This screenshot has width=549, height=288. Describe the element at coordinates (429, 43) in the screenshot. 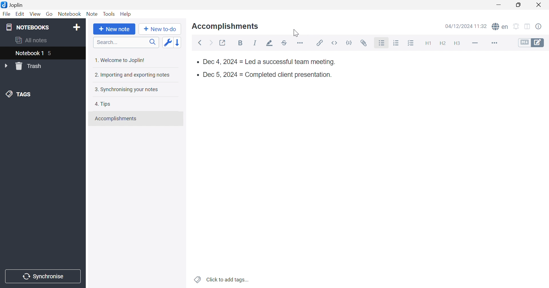

I see `Heading 1` at that location.